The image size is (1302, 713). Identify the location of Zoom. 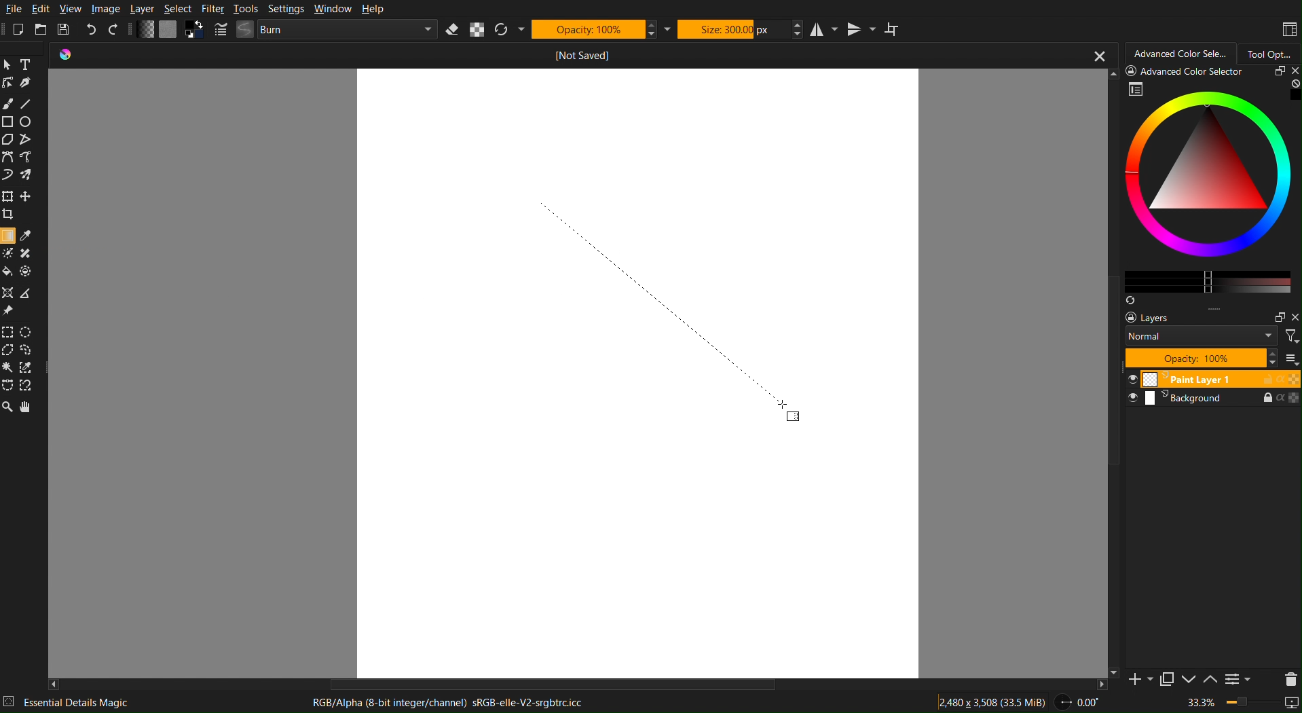
(1244, 704).